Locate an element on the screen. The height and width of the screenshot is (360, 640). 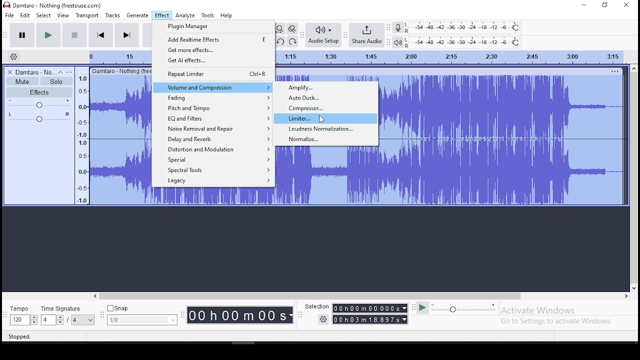
compressor is located at coordinates (327, 108).